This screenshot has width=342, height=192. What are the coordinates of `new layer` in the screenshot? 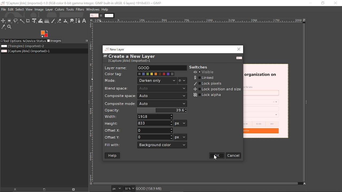 It's located at (115, 49).